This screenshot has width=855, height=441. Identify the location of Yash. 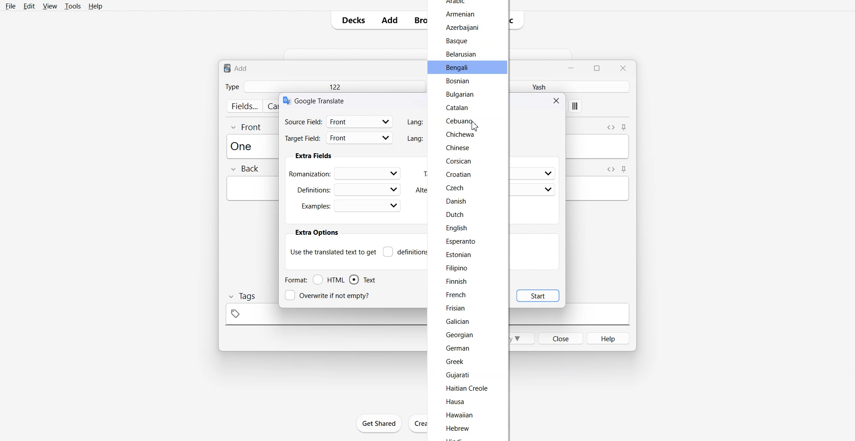
(537, 86).